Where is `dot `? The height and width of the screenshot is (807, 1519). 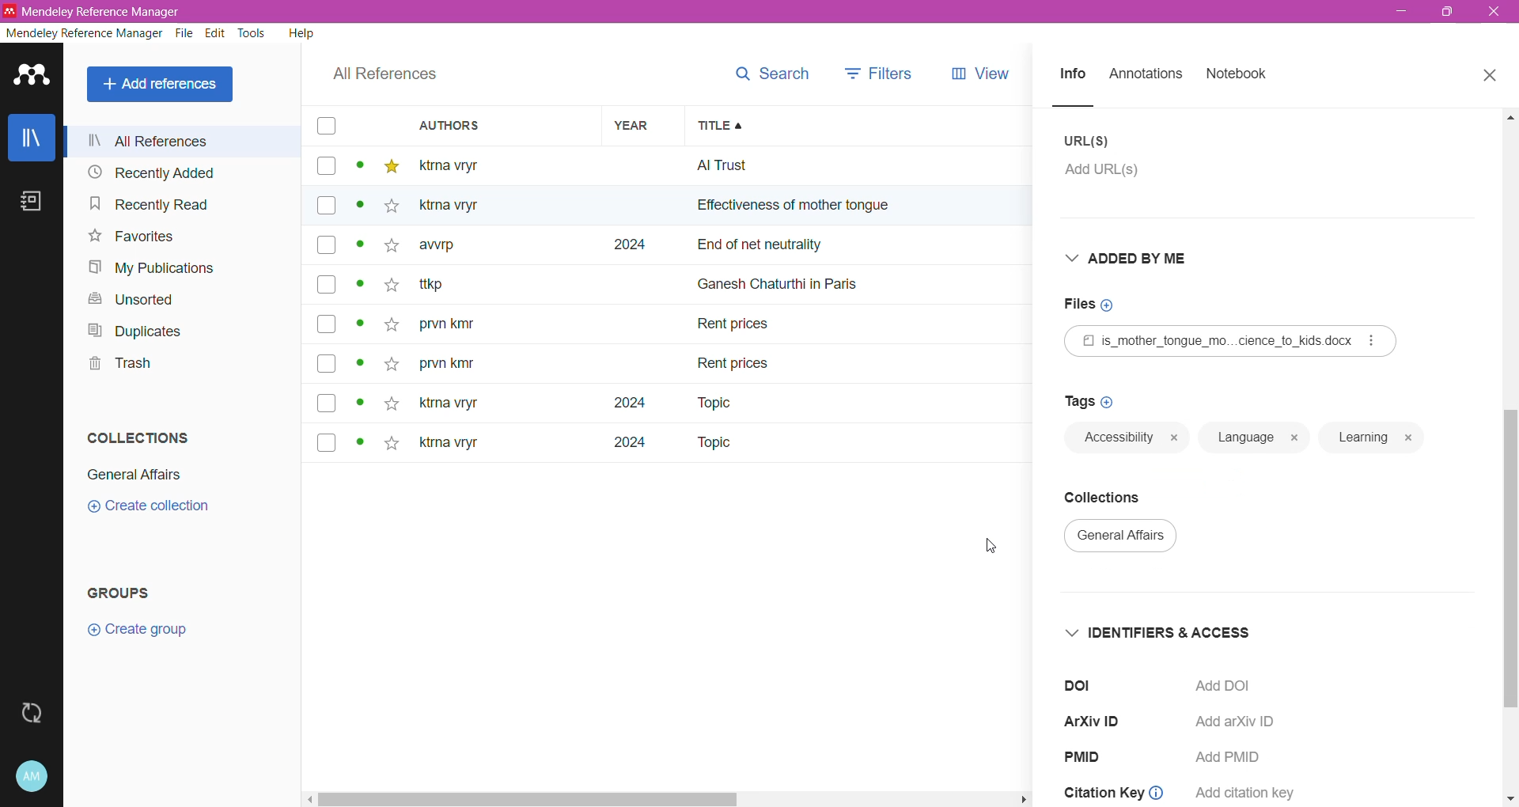
dot  is located at coordinates (358, 169).